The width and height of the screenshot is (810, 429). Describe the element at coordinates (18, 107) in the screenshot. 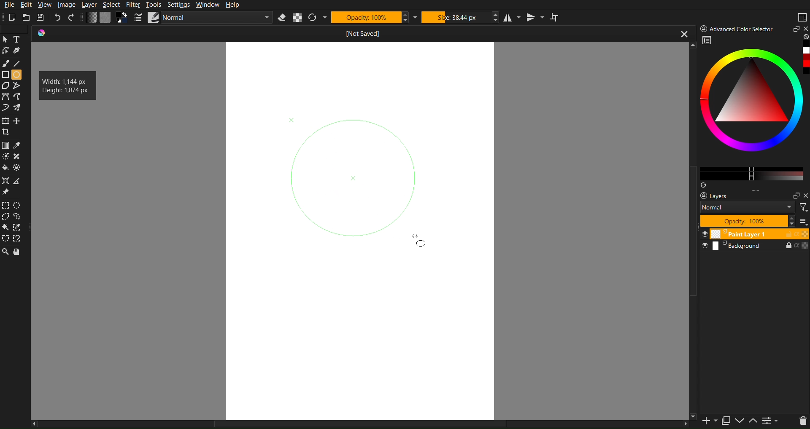

I see `Curve free shape` at that location.